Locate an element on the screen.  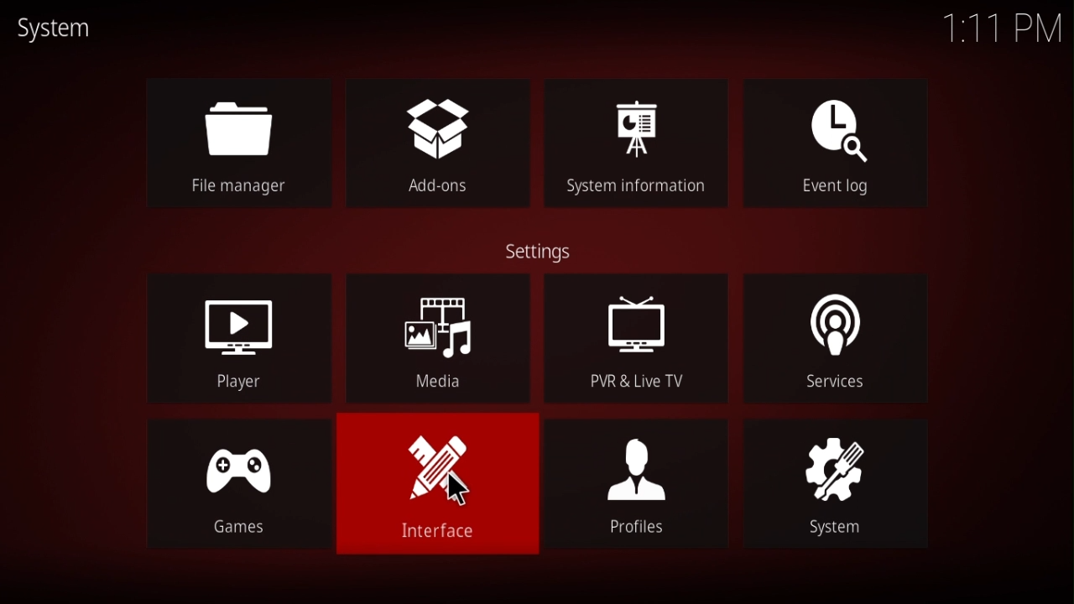
interface is located at coordinates (433, 489).